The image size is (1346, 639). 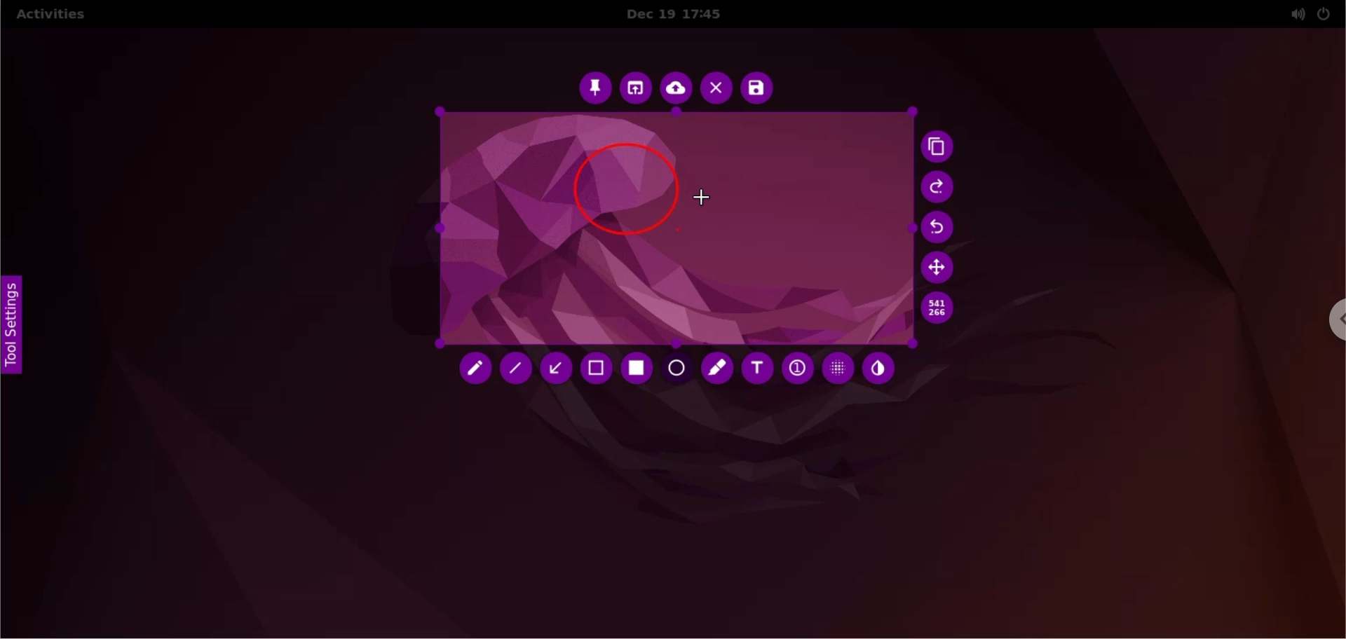 I want to click on auto increment , so click(x=796, y=367).